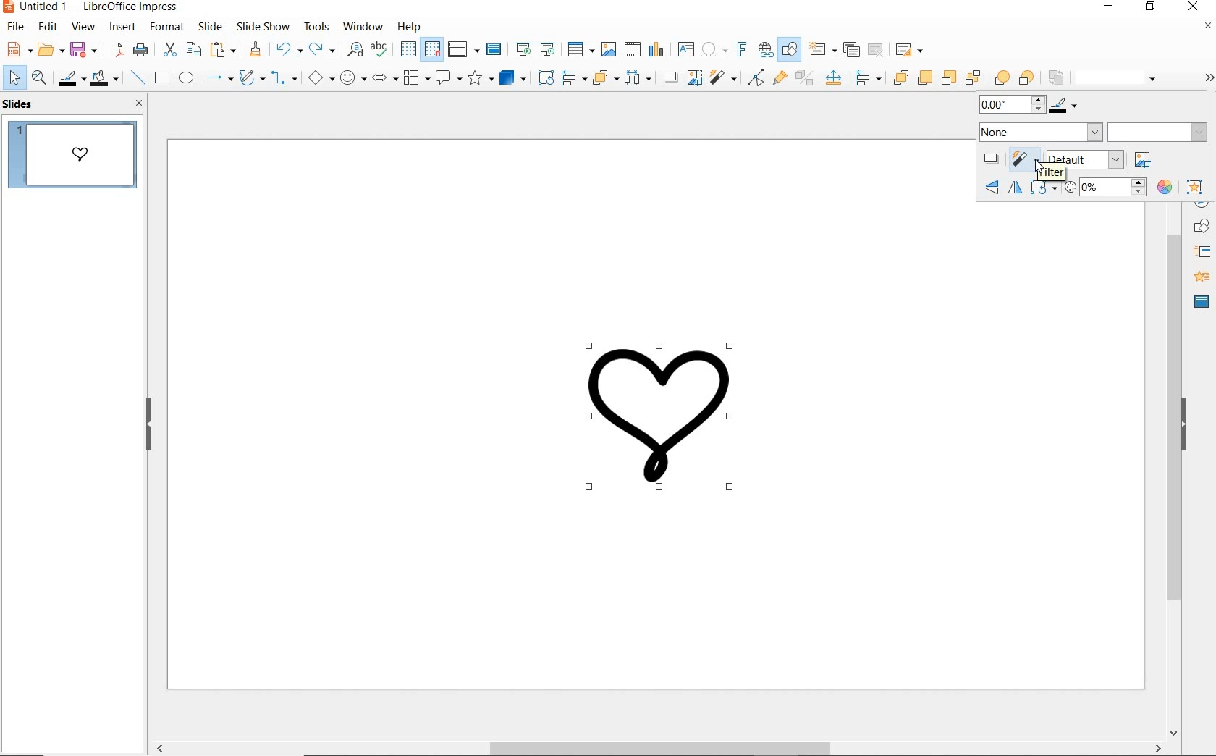  What do you see at coordinates (380, 49) in the screenshot?
I see `spelling` at bounding box center [380, 49].